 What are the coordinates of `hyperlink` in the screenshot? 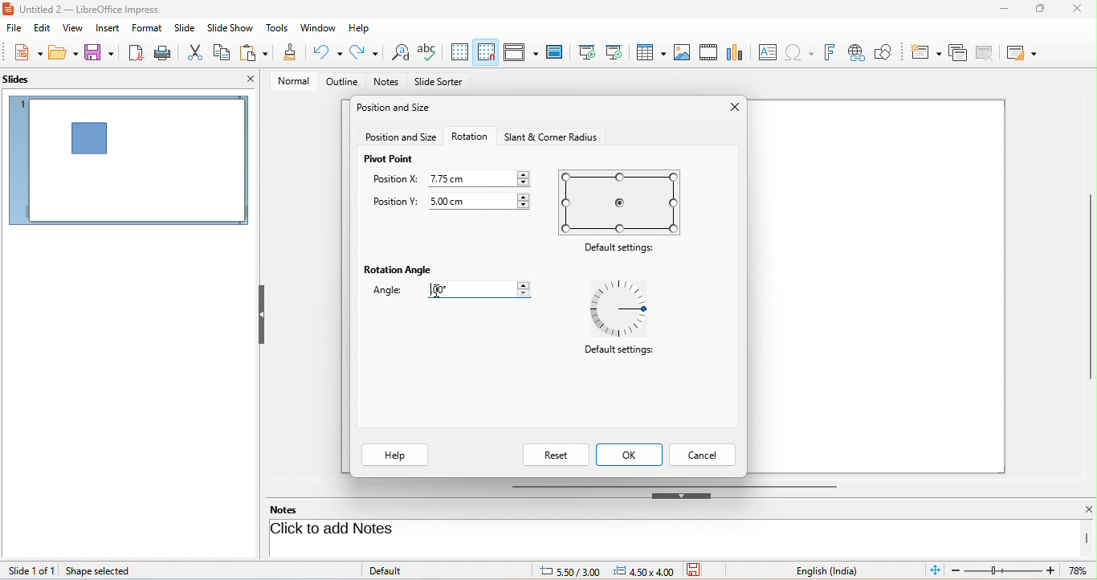 It's located at (859, 53).